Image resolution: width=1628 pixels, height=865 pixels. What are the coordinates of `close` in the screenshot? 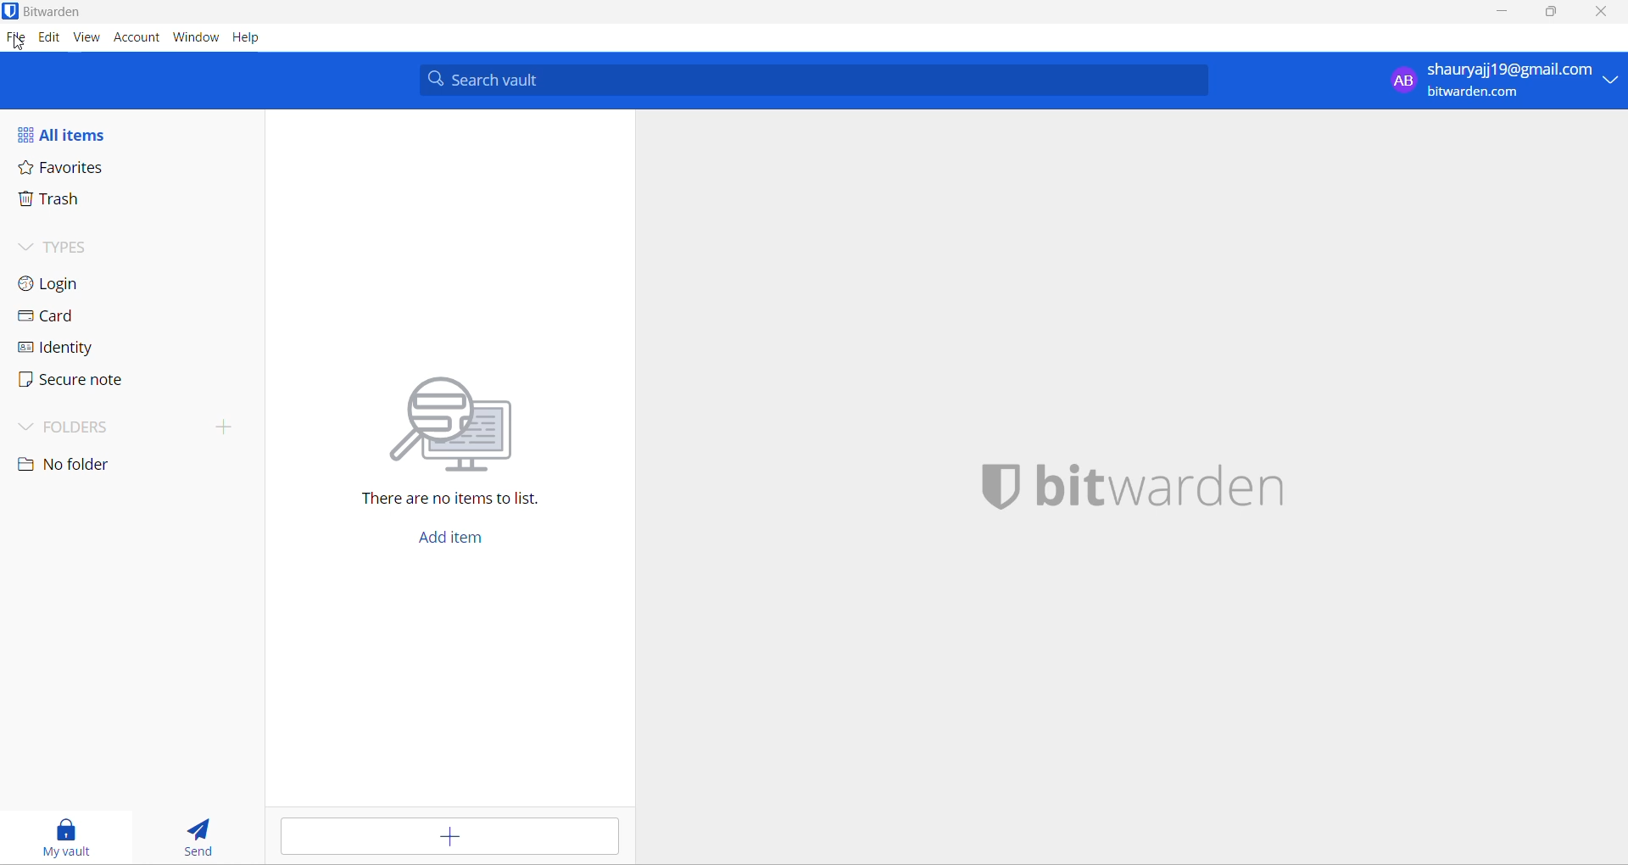 It's located at (1600, 13).